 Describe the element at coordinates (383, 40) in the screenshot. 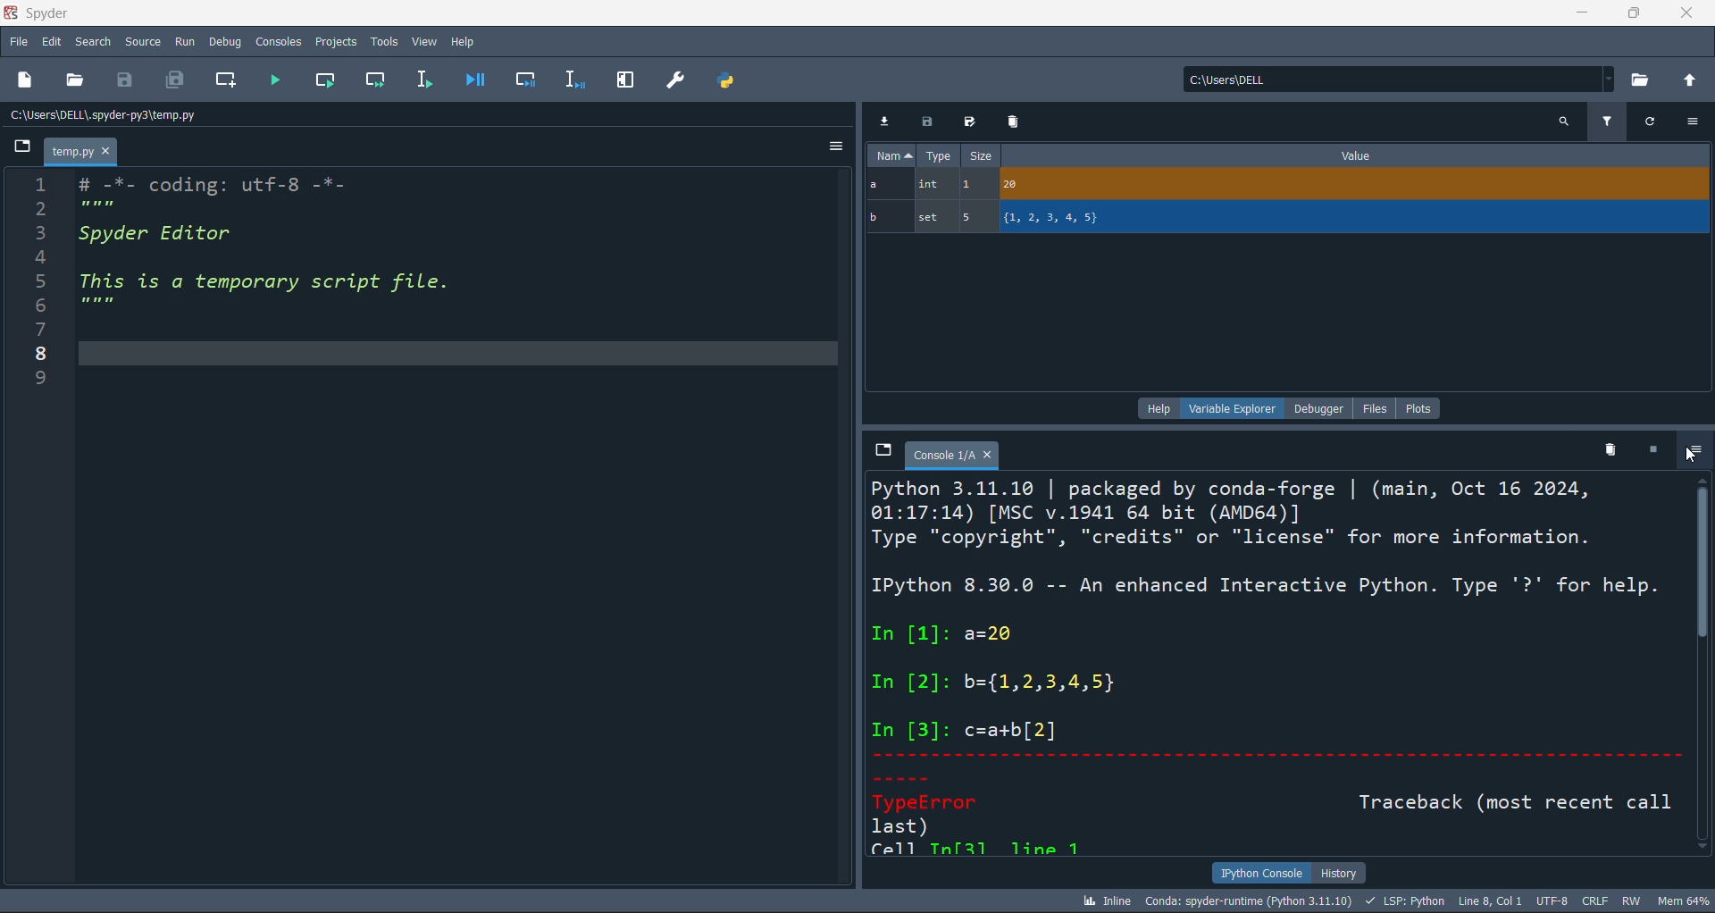

I see `TOOLS` at that location.